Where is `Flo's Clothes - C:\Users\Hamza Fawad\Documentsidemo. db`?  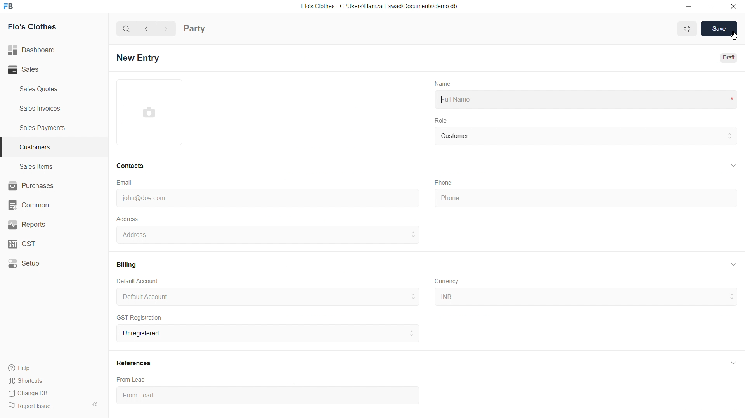 Flo's Clothes - C:\Users\Hamza Fawad\Documentsidemo. db is located at coordinates (378, 6).